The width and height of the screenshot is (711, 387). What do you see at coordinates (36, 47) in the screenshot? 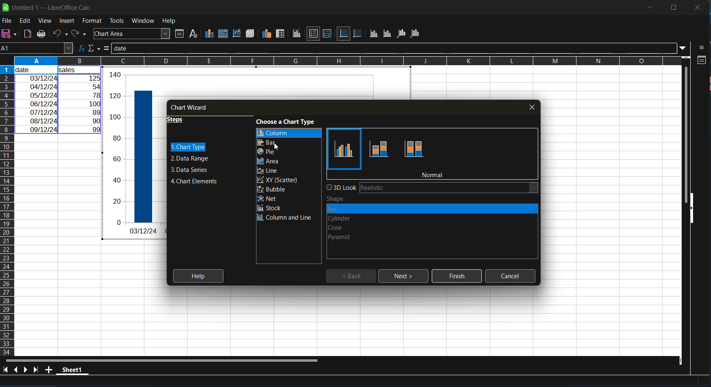
I see `name box` at bounding box center [36, 47].